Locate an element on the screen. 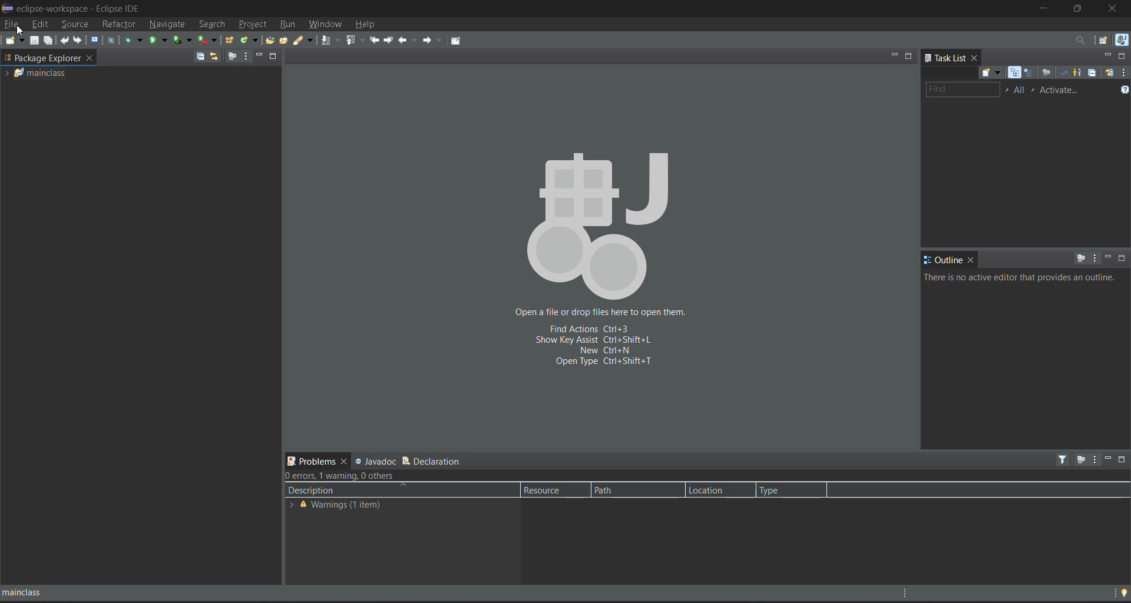  search is located at coordinates (211, 25).